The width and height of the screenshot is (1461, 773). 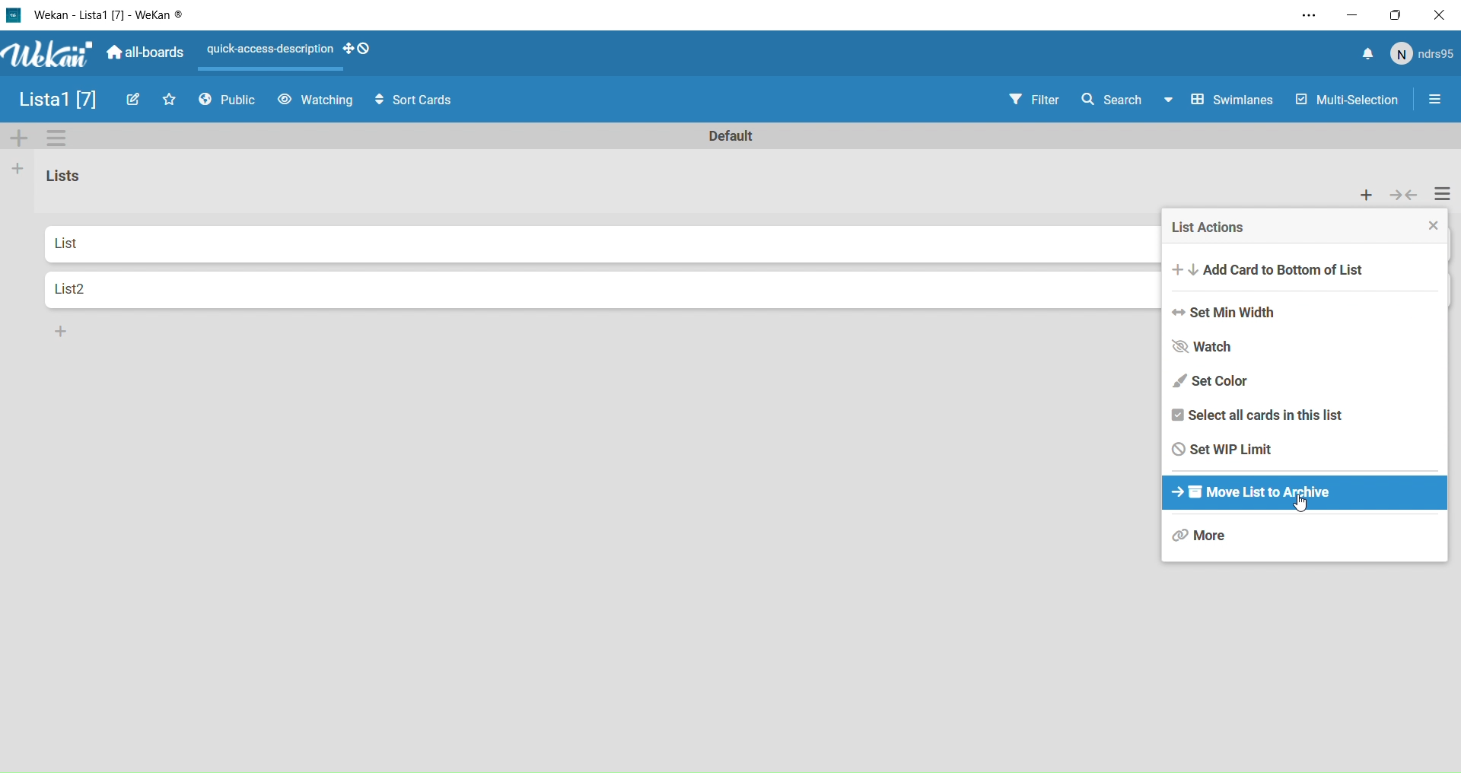 What do you see at coordinates (1263, 498) in the screenshot?
I see `Move list to archive` at bounding box center [1263, 498].